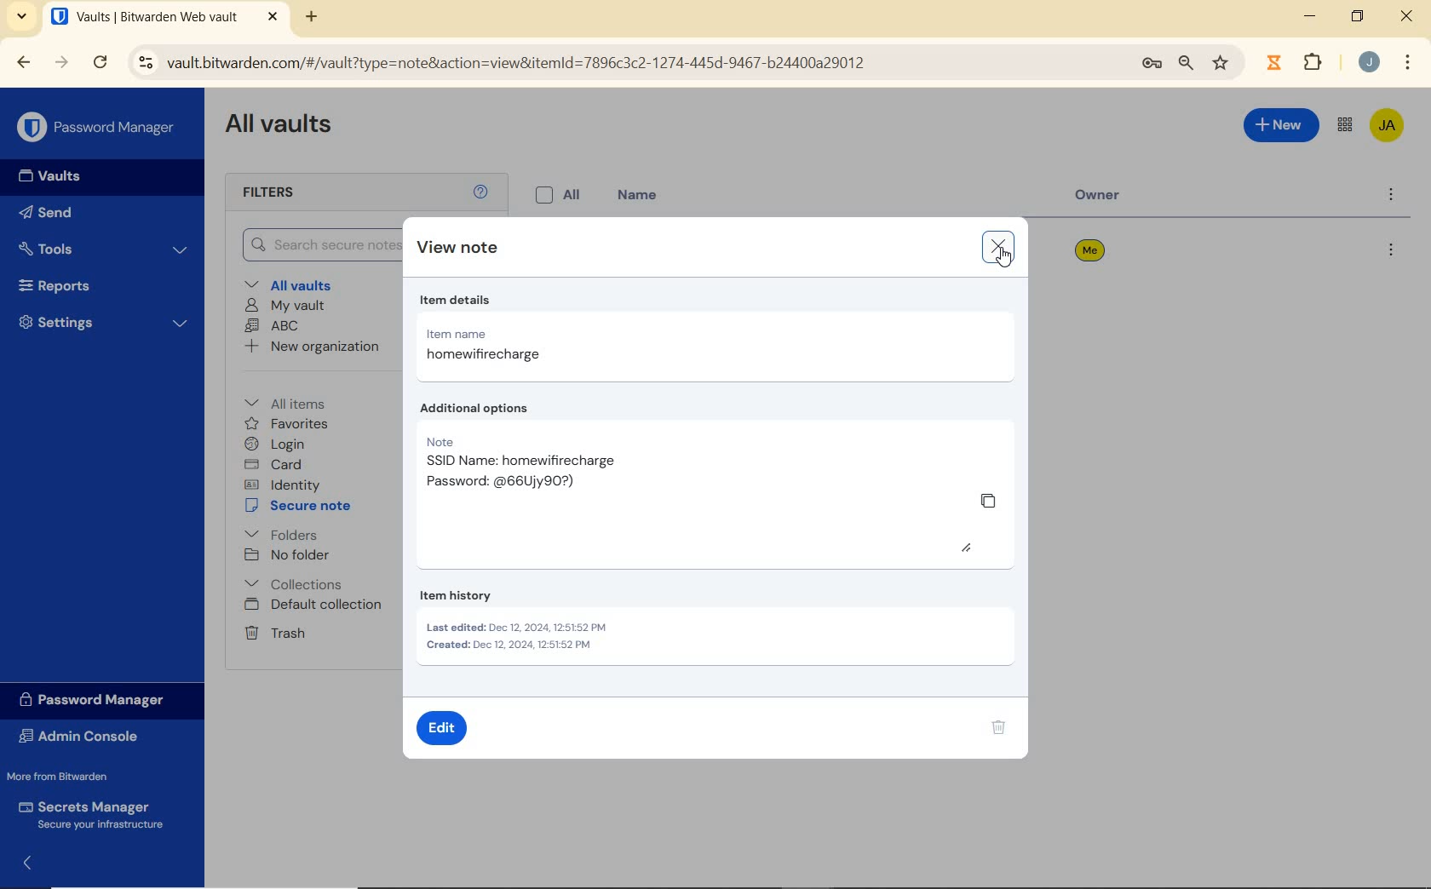 This screenshot has height=889, width=1431. What do you see at coordinates (164, 16) in the screenshot?
I see `open tab` at bounding box center [164, 16].